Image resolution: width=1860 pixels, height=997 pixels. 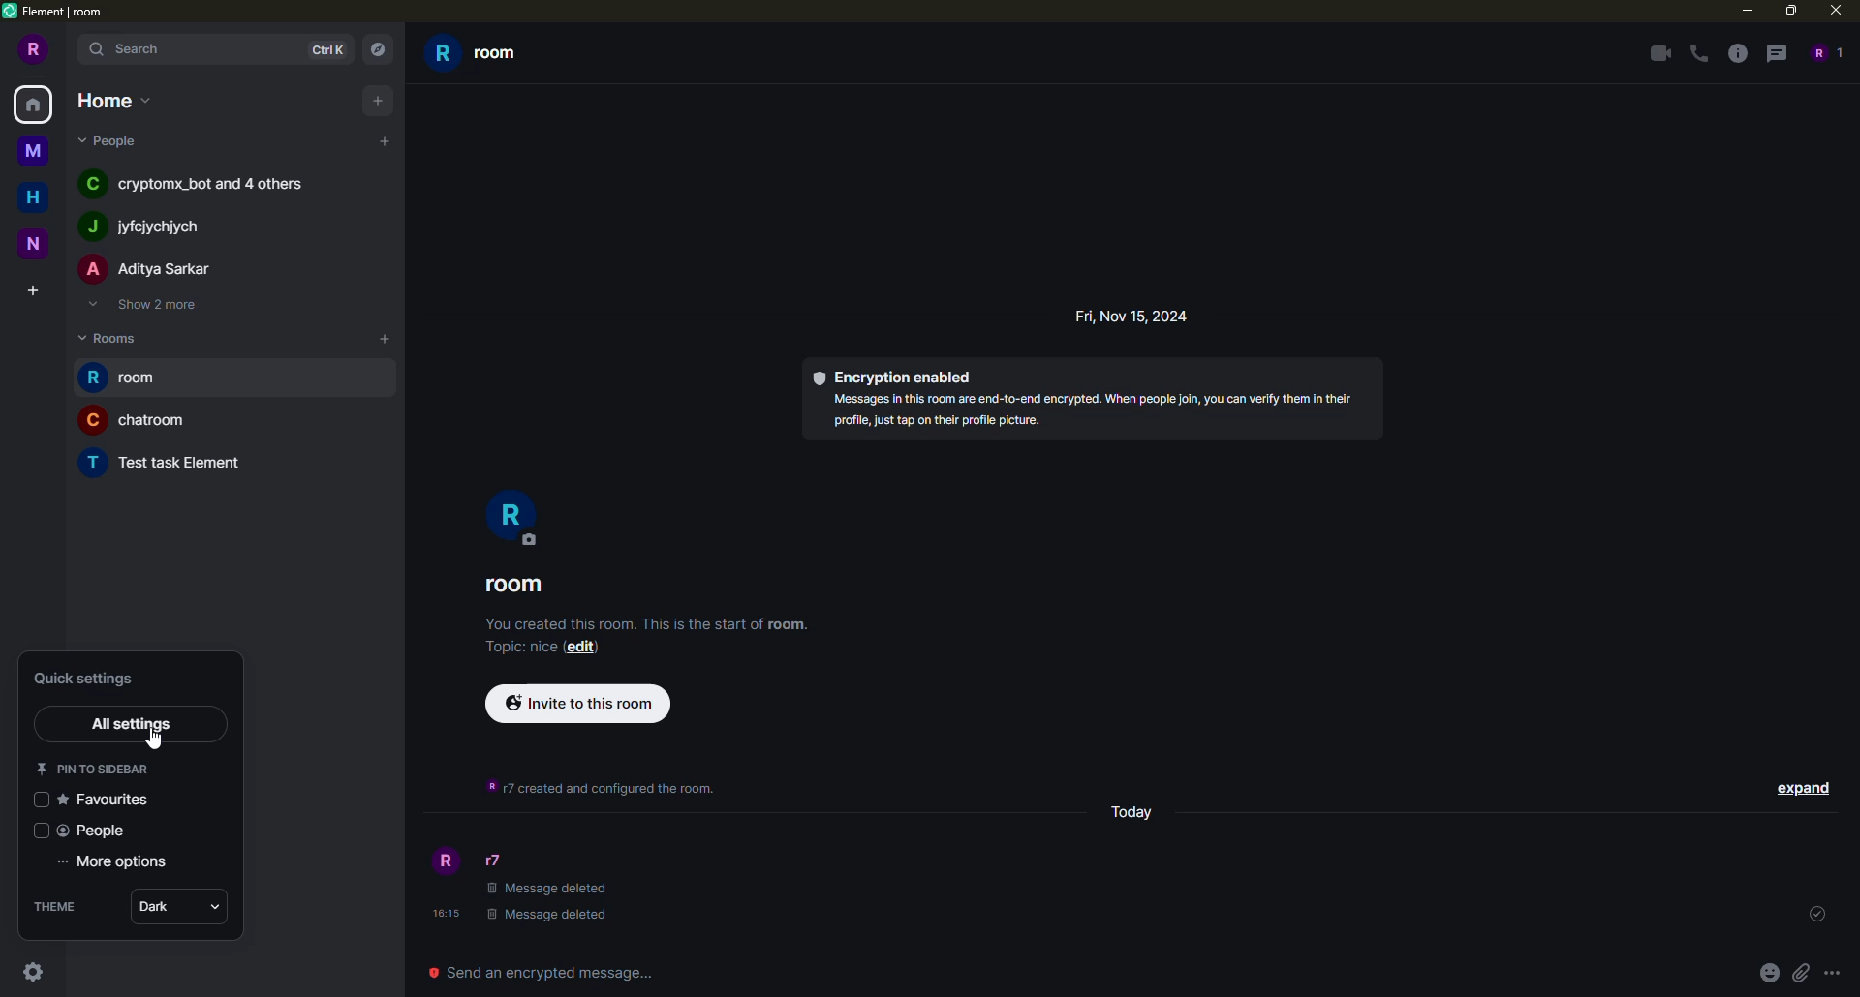 I want to click on all settings, so click(x=134, y=723).